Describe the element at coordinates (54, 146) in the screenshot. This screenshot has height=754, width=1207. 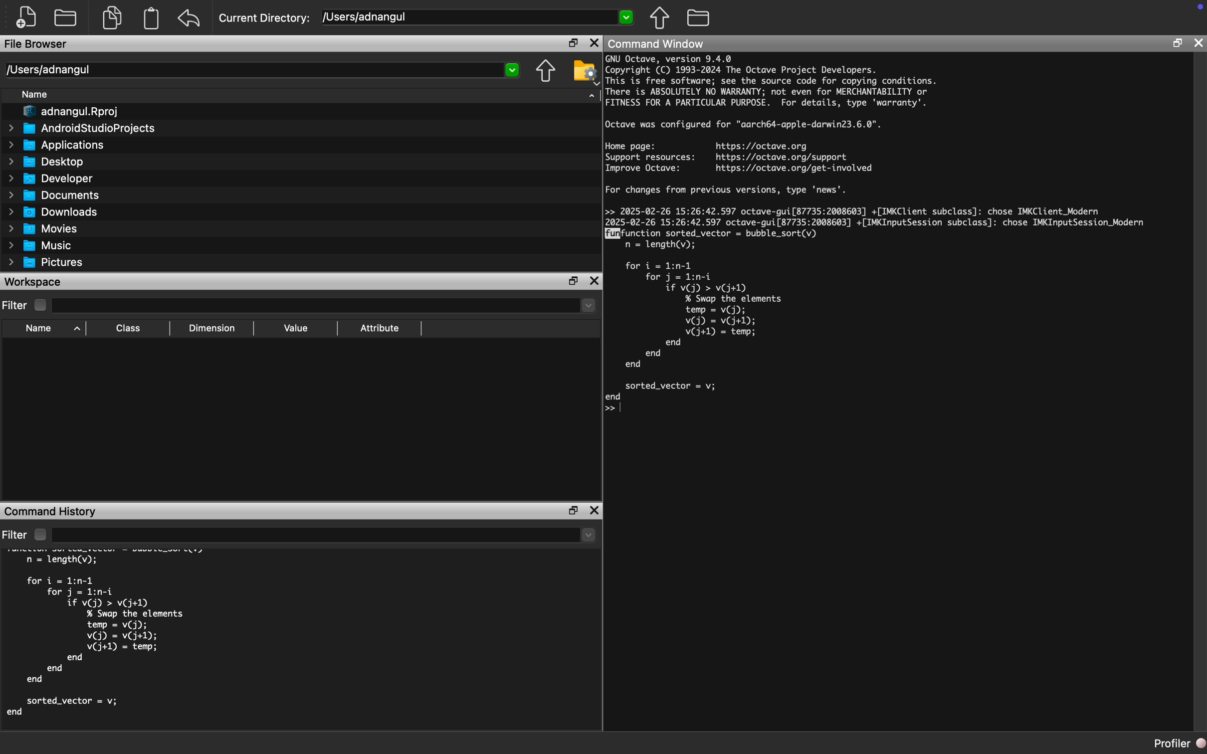
I see `Applications` at that location.